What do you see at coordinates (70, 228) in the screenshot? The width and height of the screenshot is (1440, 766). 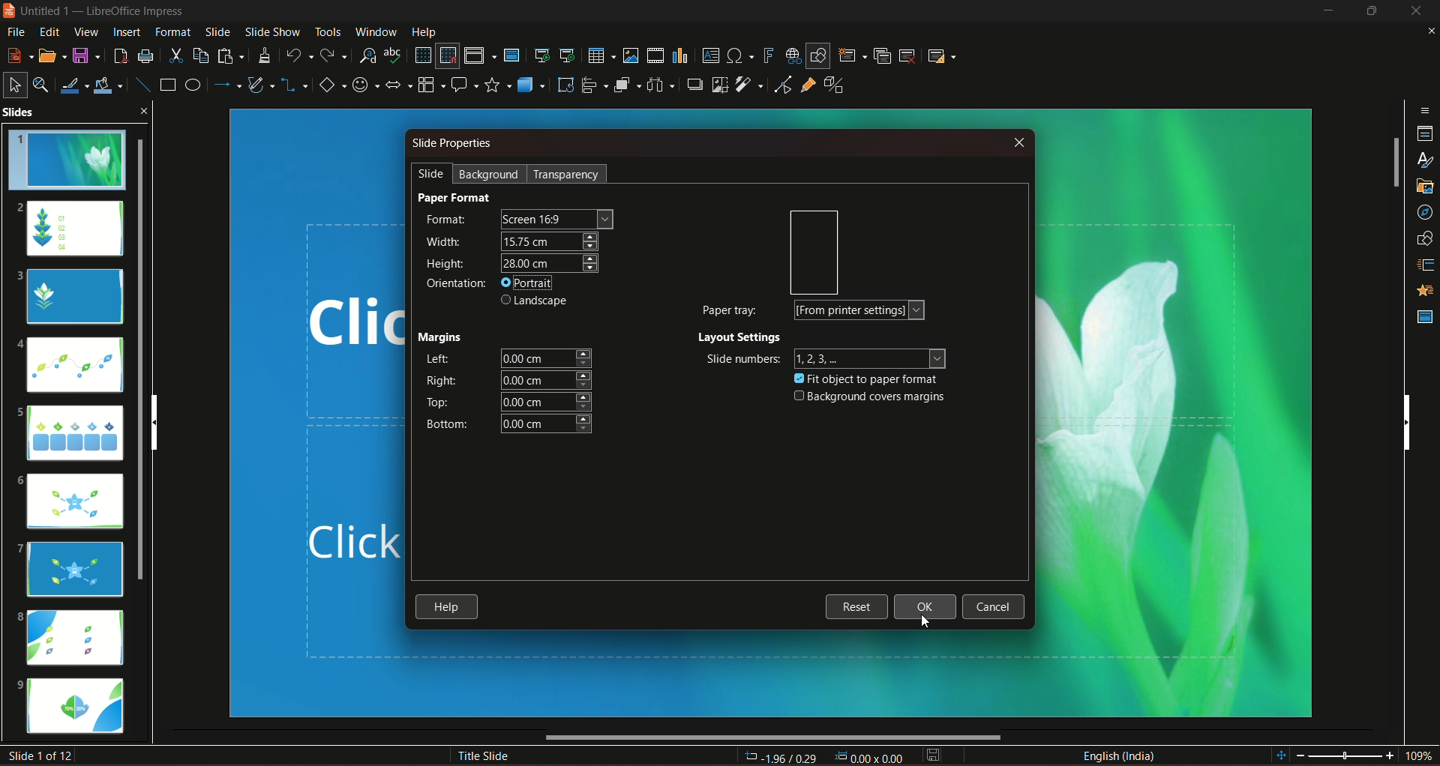 I see `slide 2` at bounding box center [70, 228].